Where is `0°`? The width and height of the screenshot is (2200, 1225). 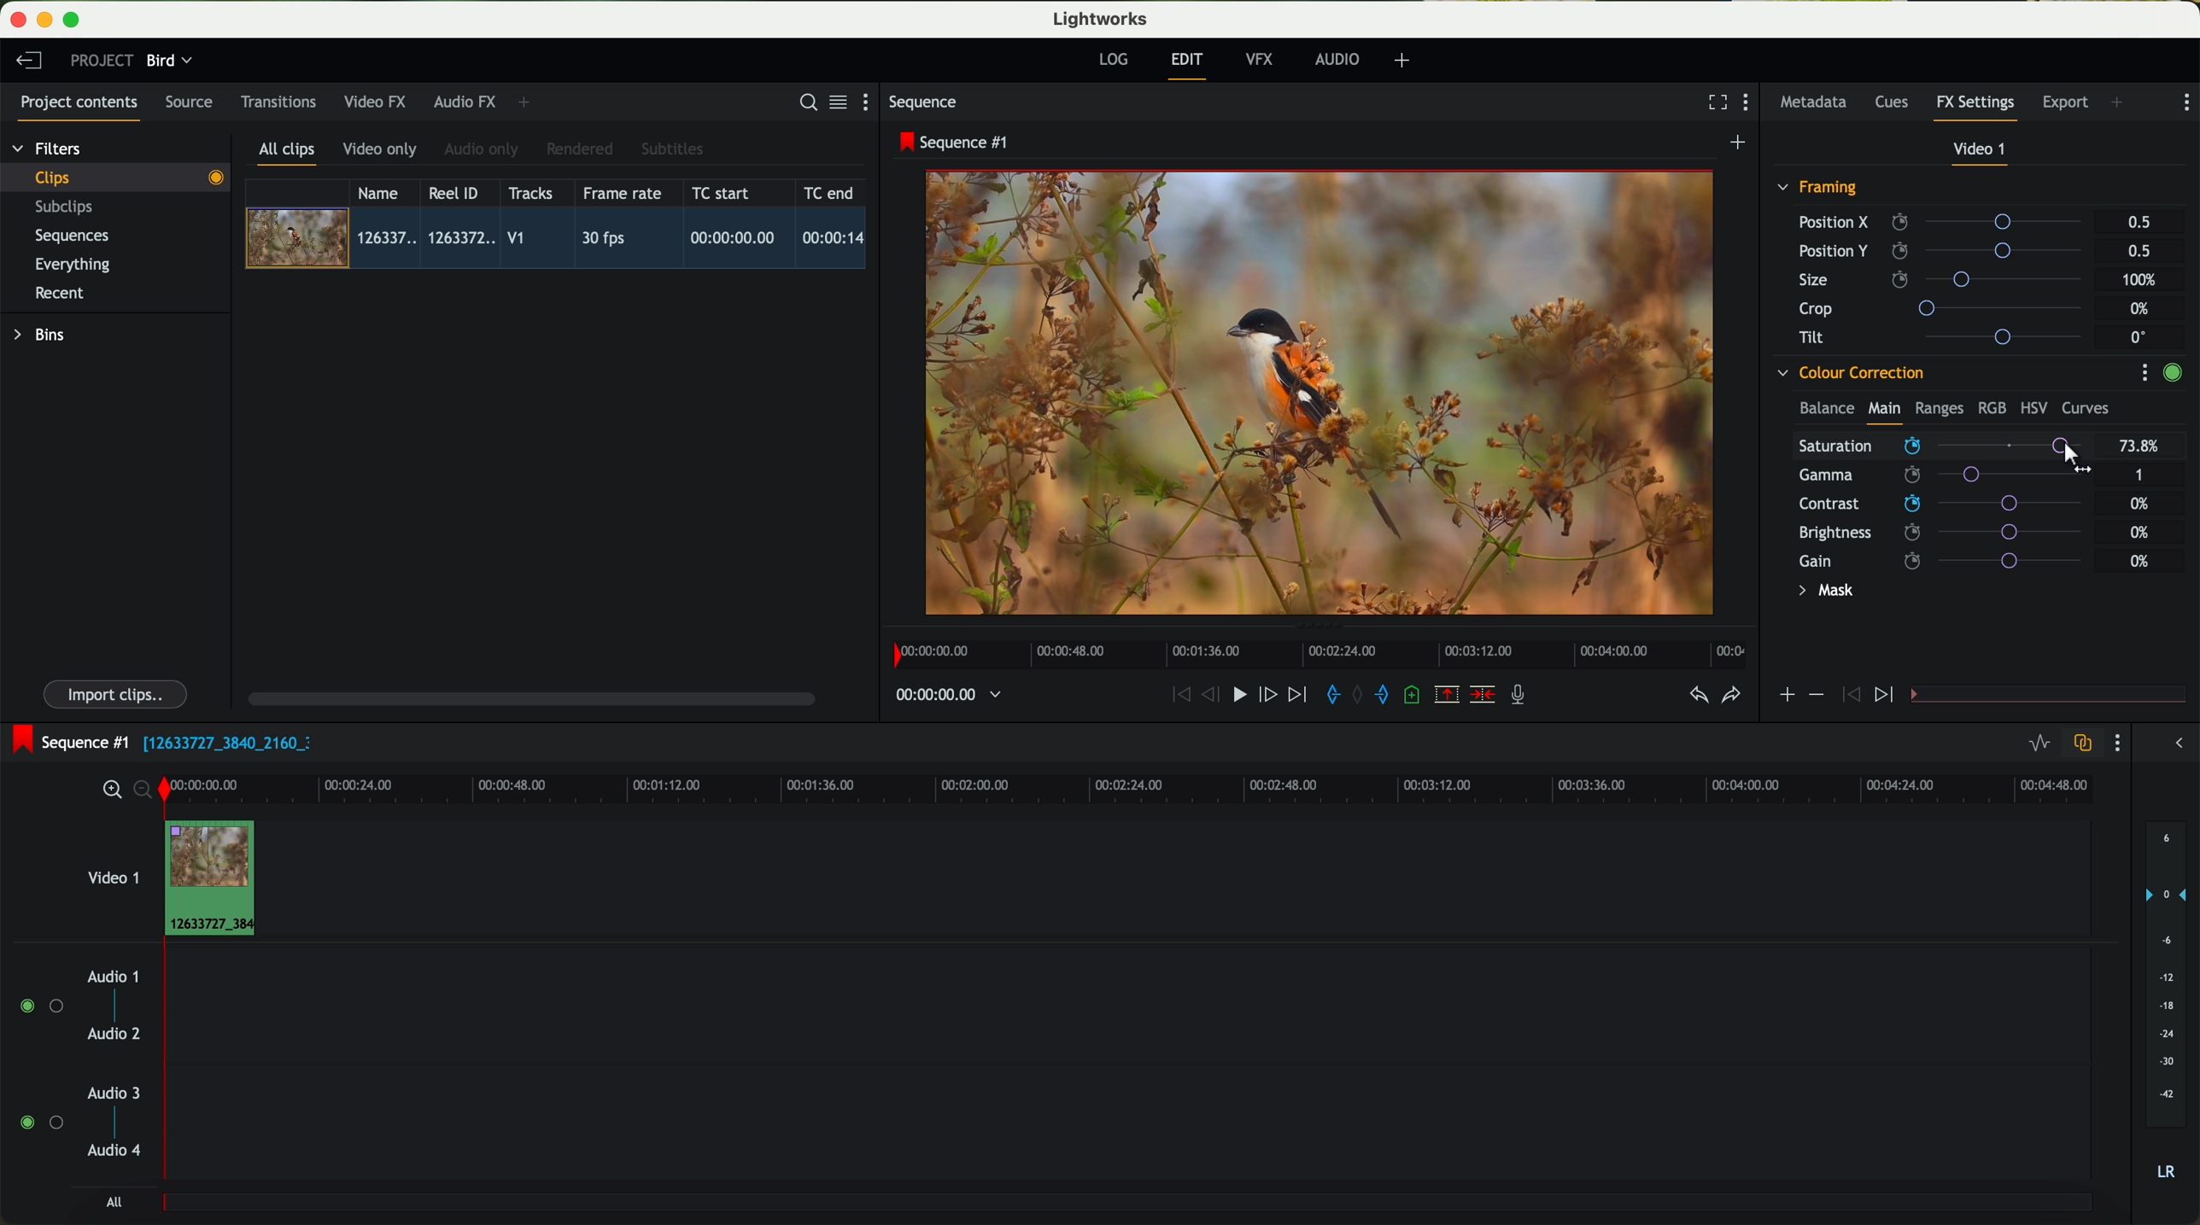 0° is located at coordinates (2139, 336).